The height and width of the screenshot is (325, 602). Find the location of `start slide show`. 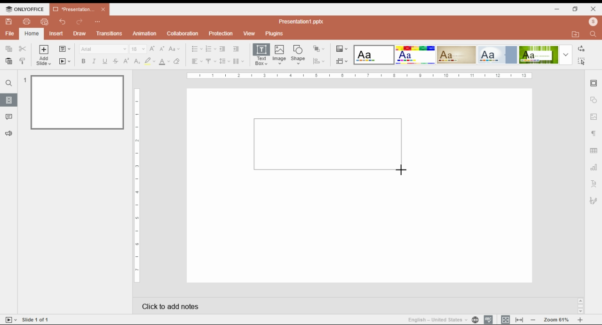

start slide show is located at coordinates (65, 62).